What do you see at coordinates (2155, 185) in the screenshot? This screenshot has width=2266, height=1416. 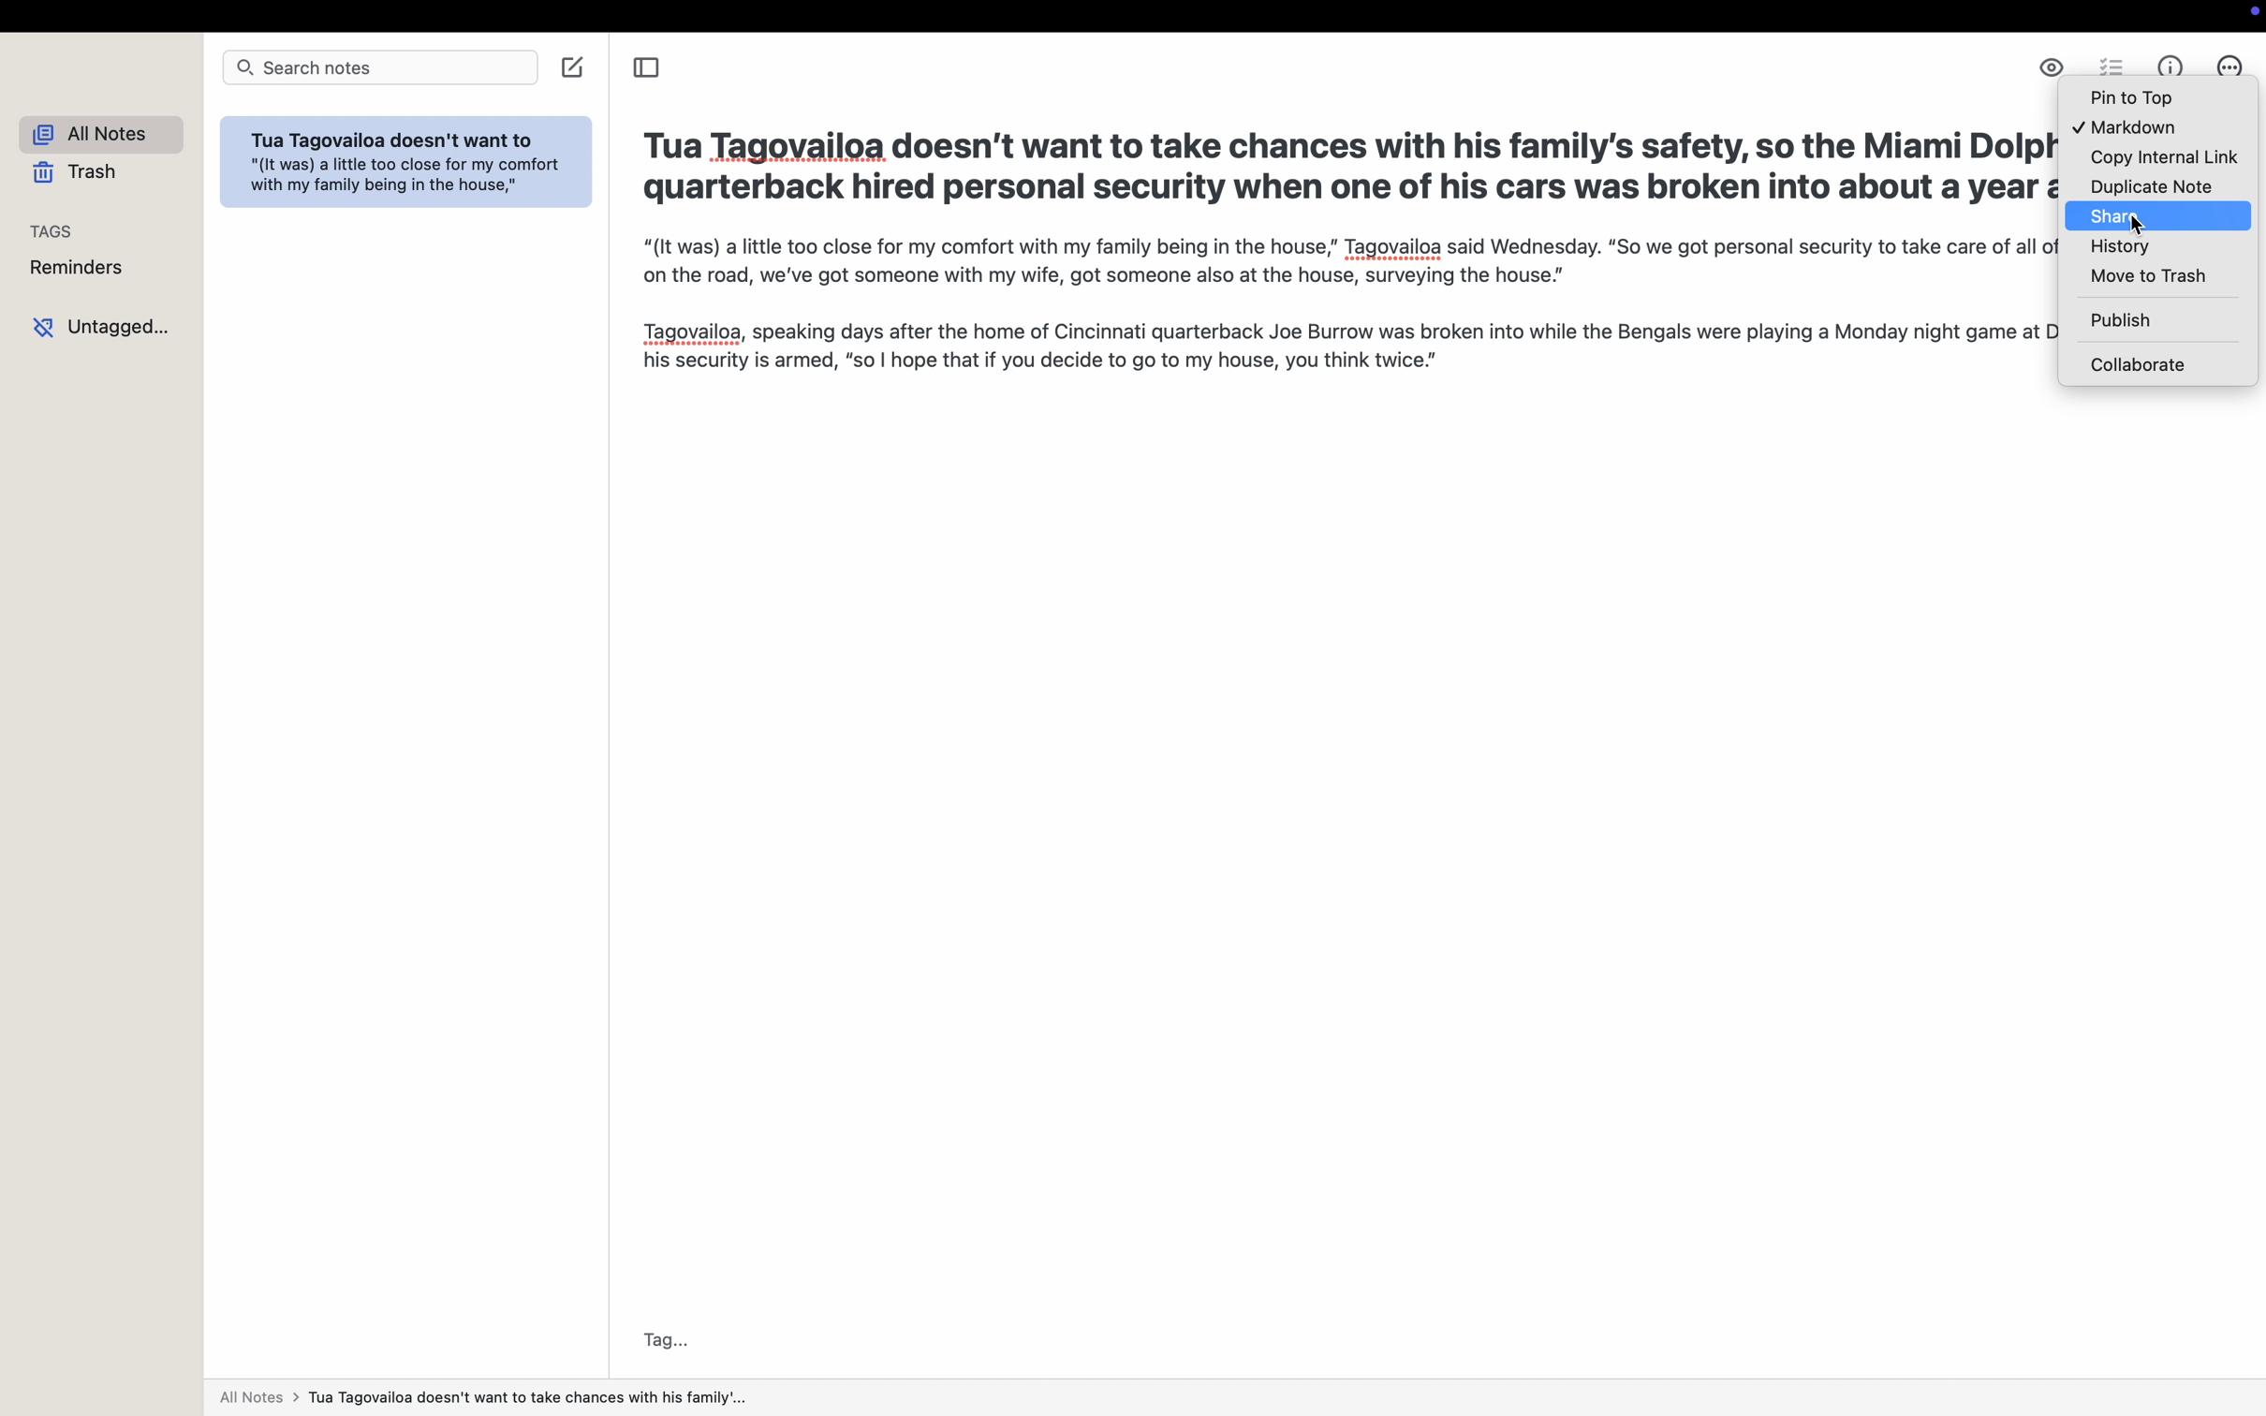 I see `duplicate note` at bounding box center [2155, 185].